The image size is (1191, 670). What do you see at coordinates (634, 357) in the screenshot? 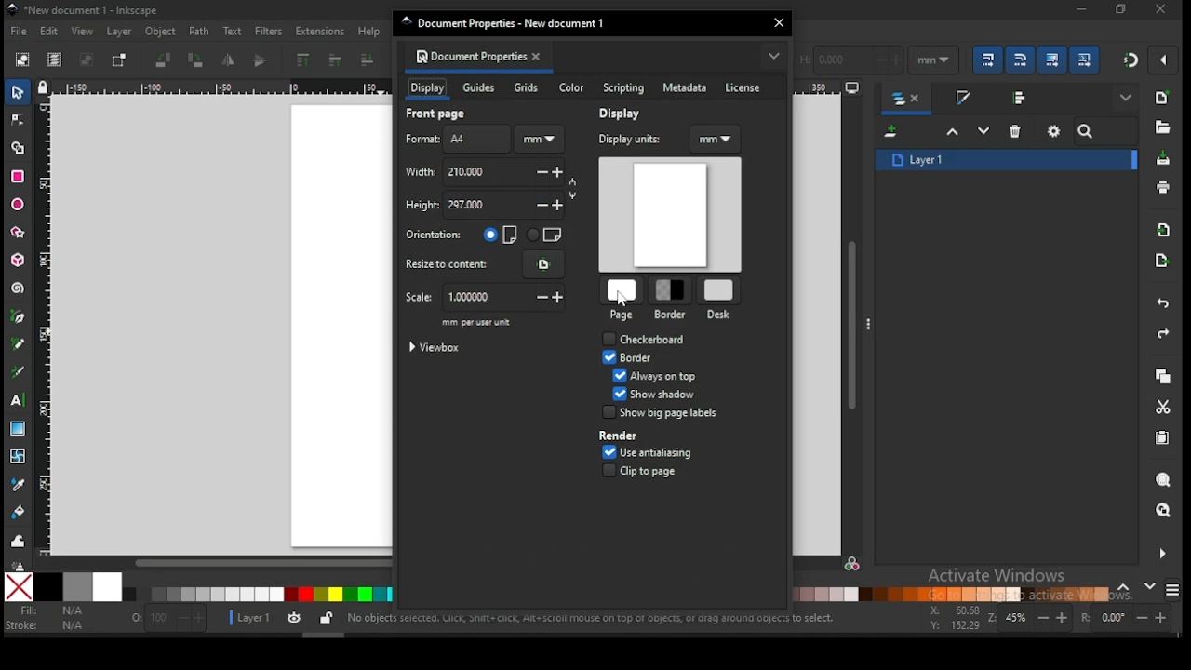
I see `border` at bounding box center [634, 357].